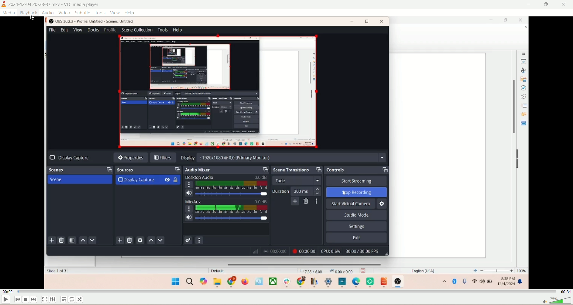 The height and width of the screenshot is (305, 573). I want to click on tools, so click(101, 13).